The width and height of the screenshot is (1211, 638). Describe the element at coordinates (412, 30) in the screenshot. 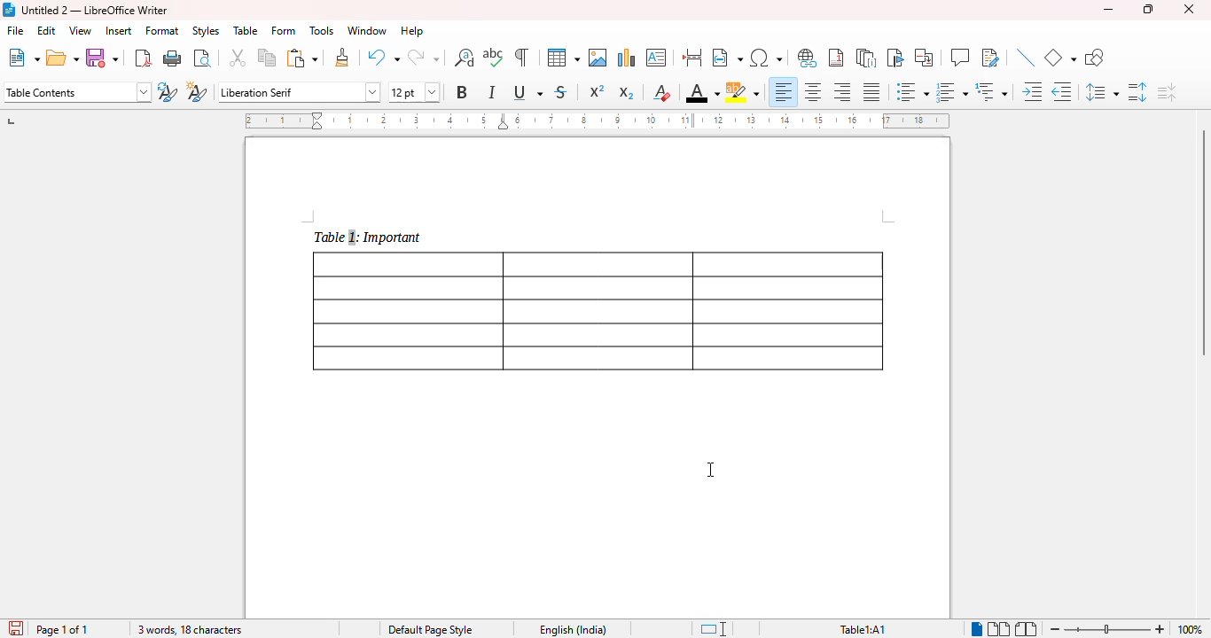

I see `help` at that location.